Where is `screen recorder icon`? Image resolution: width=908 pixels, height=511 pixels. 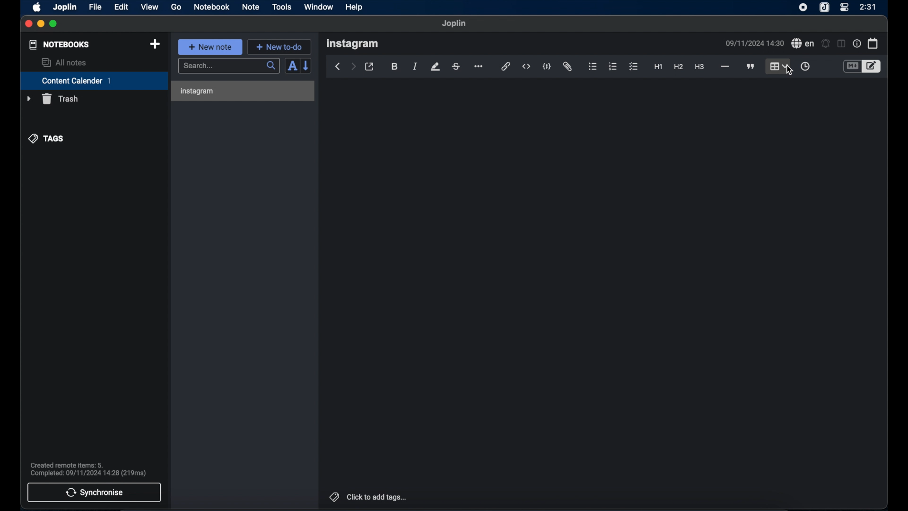 screen recorder icon is located at coordinates (803, 8).